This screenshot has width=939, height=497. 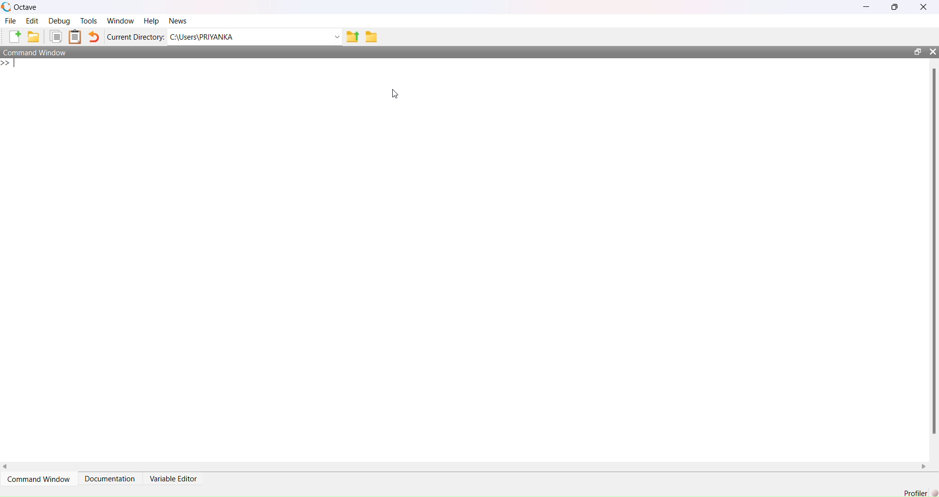 What do you see at coordinates (933, 51) in the screenshot?
I see `close` at bounding box center [933, 51].